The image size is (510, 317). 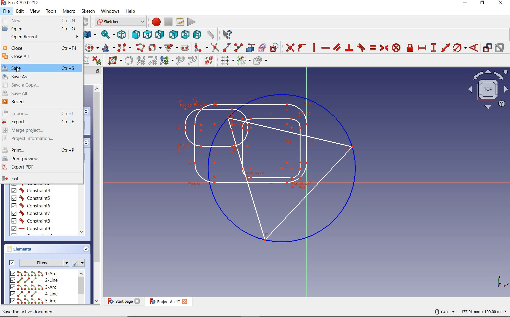 What do you see at coordinates (224, 61) in the screenshot?
I see `toggle grid` at bounding box center [224, 61].